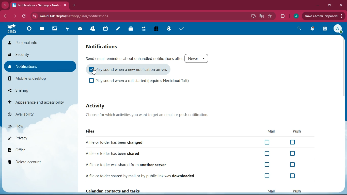 This screenshot has height=195, width=347. What do you see at coordinates (134, 58) in the screenshot?
I see `send email` at bounding box center [134, 58].